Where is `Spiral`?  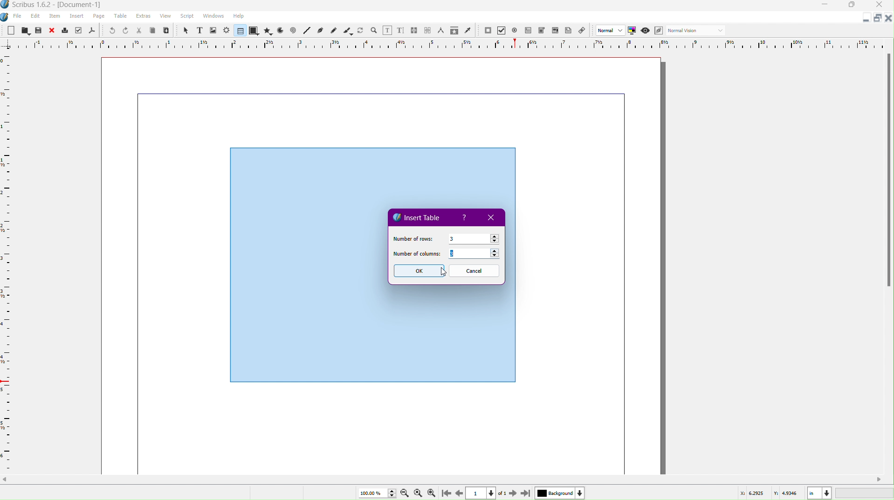
Spiral is located at coordinates (294, 31).